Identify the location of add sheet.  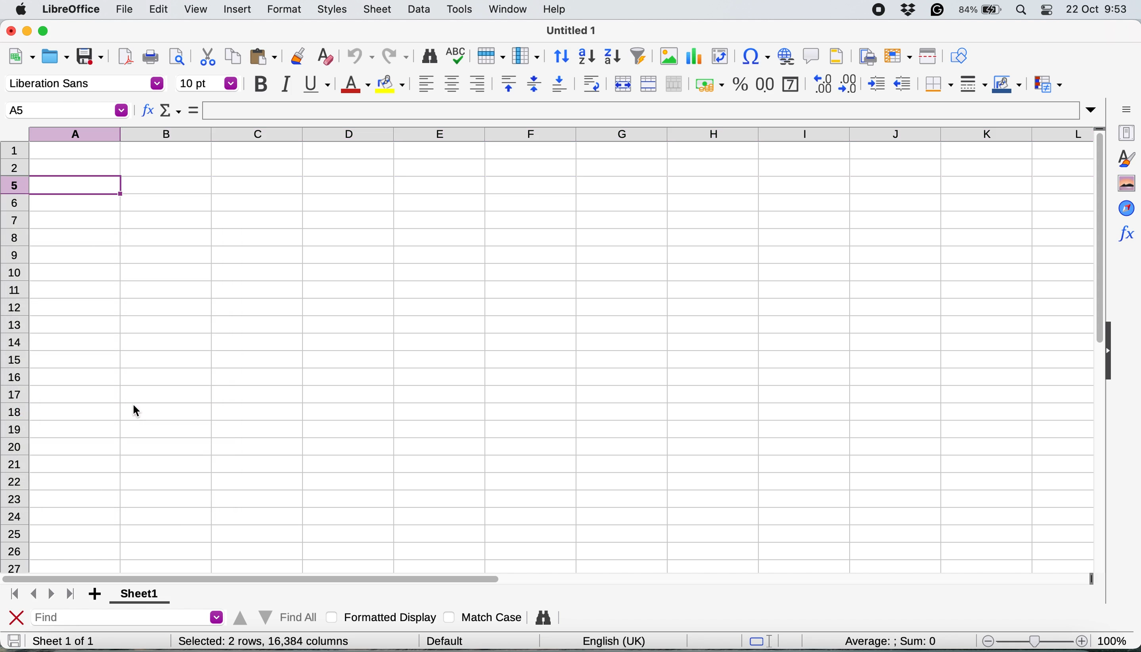
(96, 595).